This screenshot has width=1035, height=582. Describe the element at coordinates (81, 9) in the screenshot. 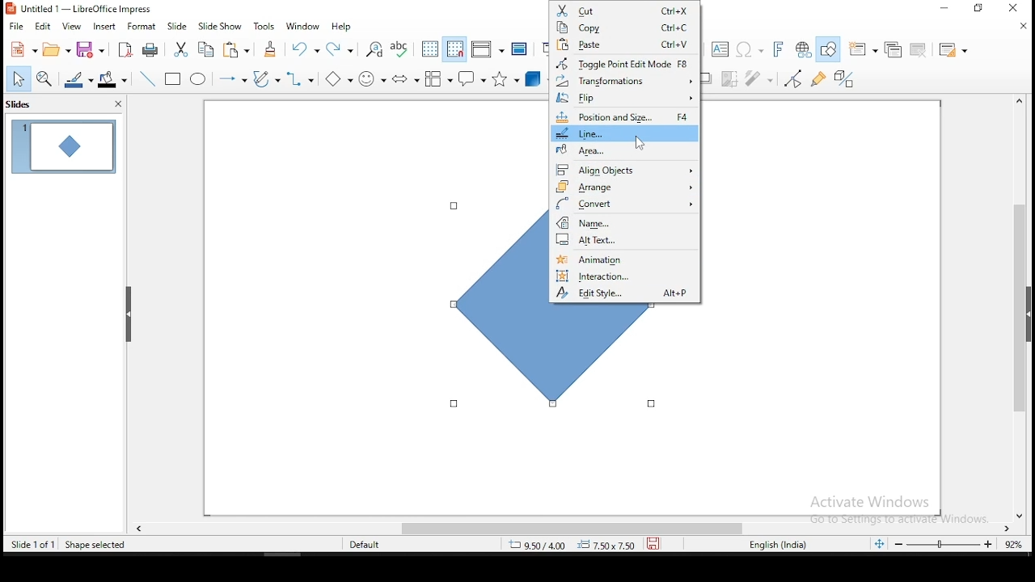

I see `icon and filename` at that location.